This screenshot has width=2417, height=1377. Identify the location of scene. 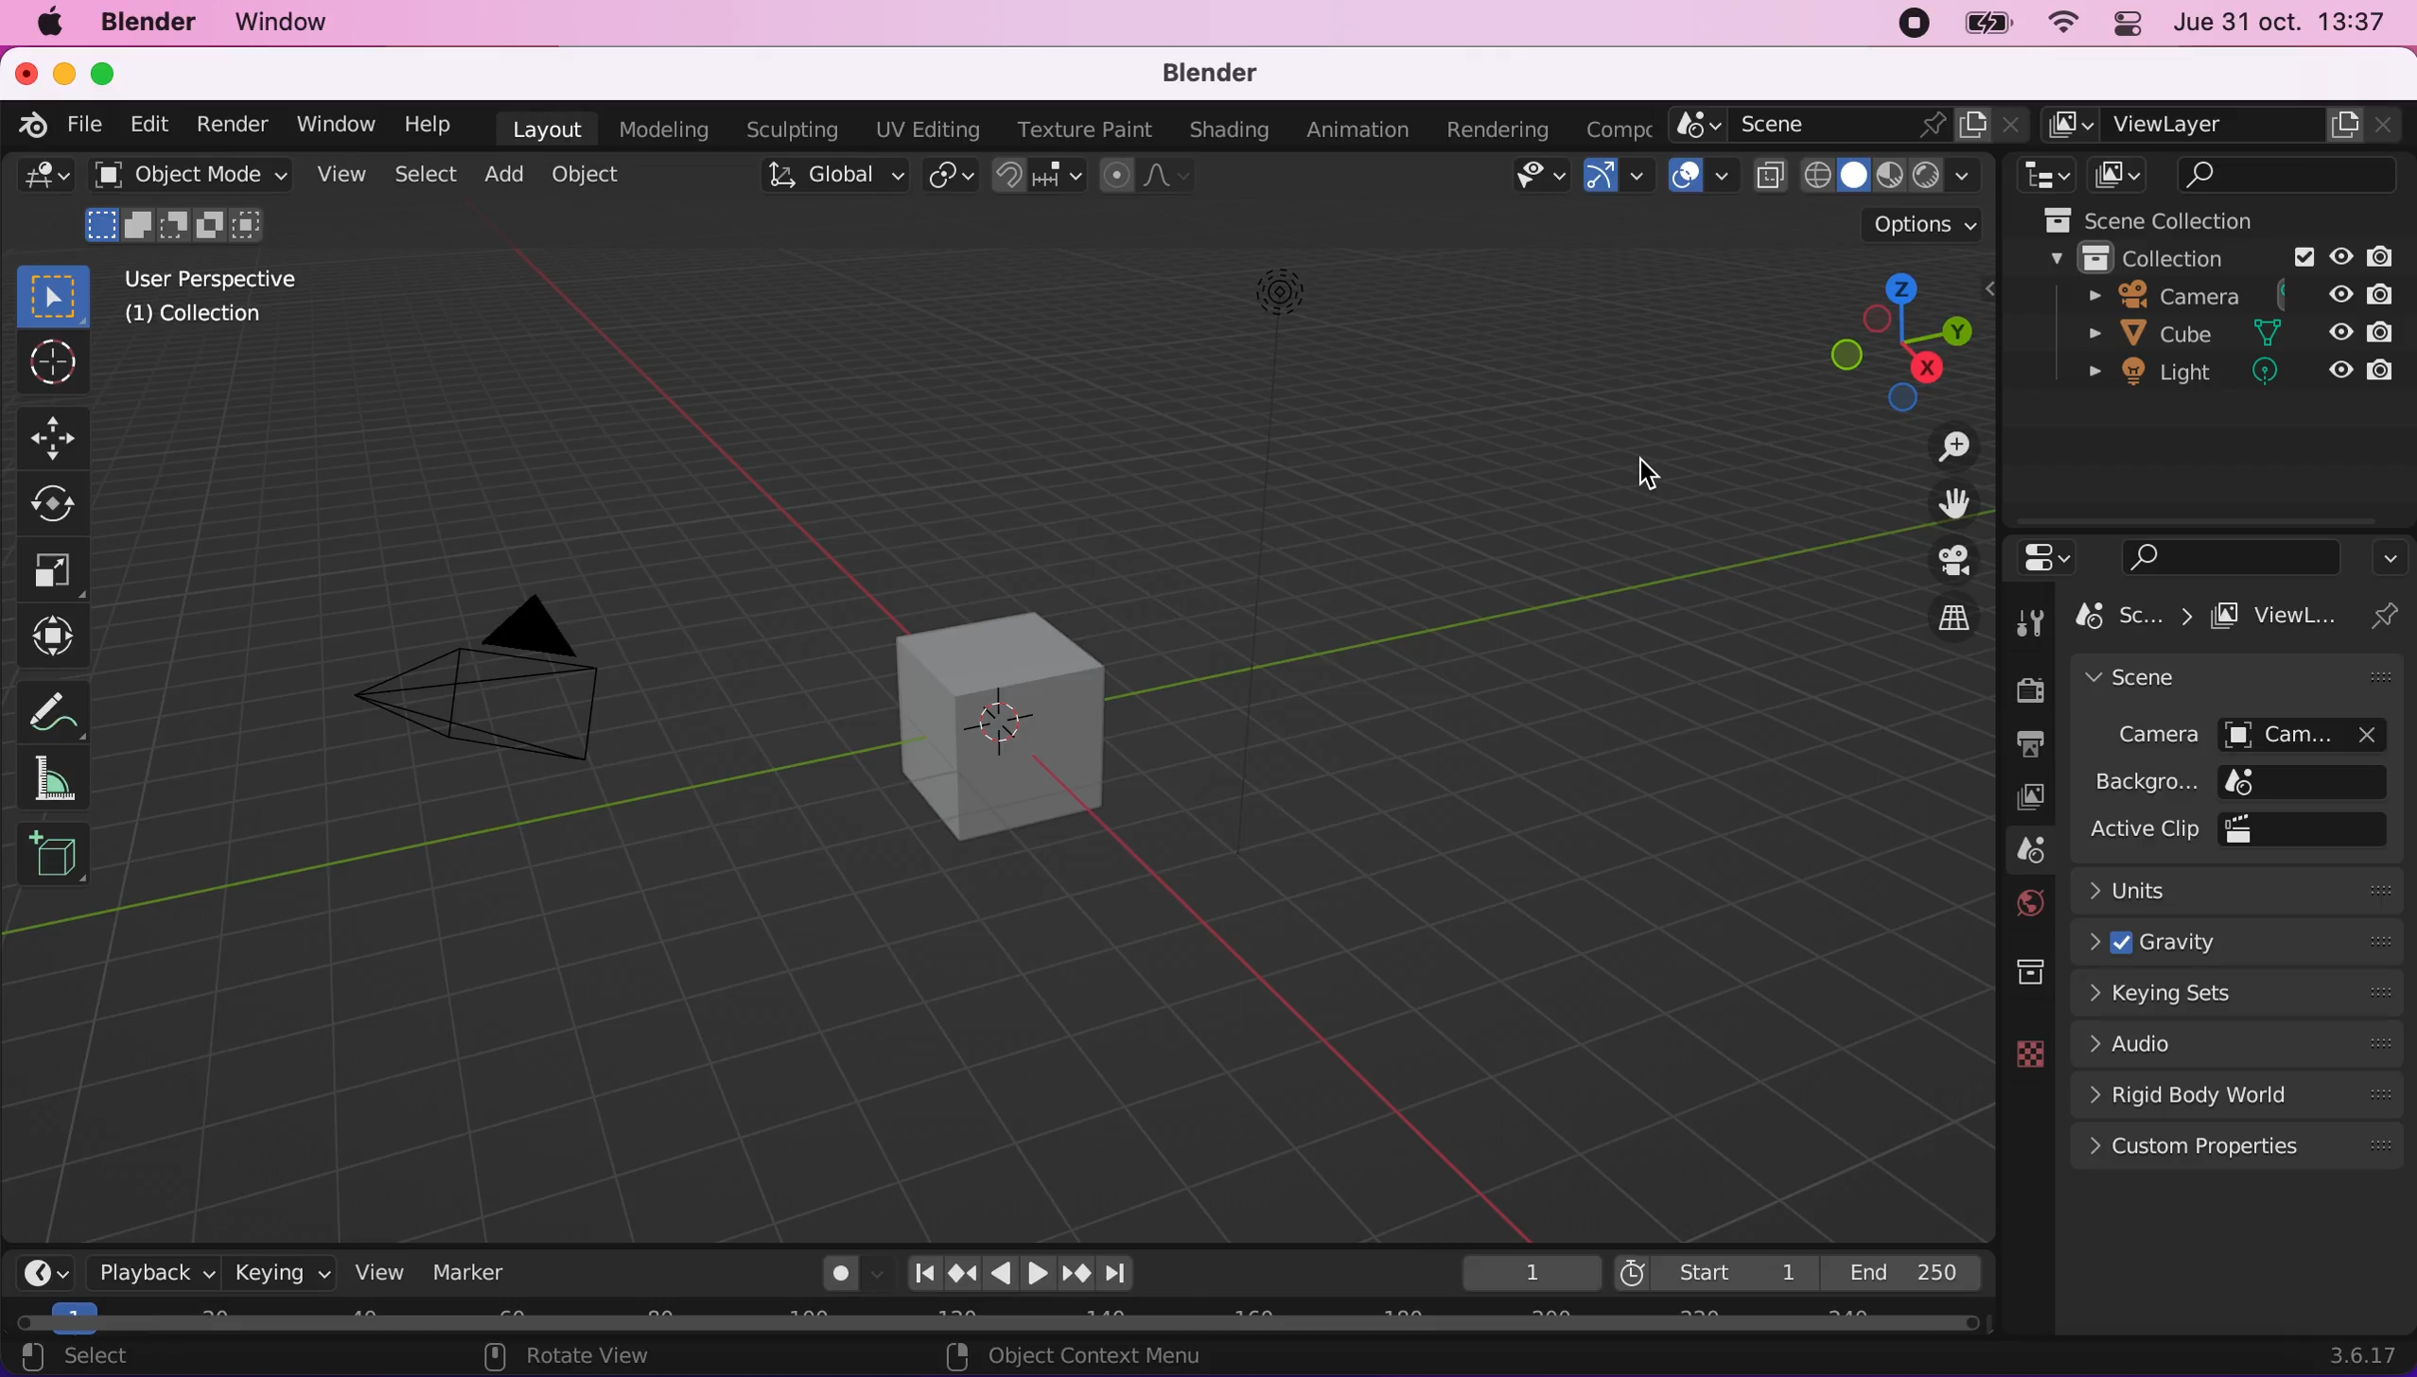
(1852, 125).